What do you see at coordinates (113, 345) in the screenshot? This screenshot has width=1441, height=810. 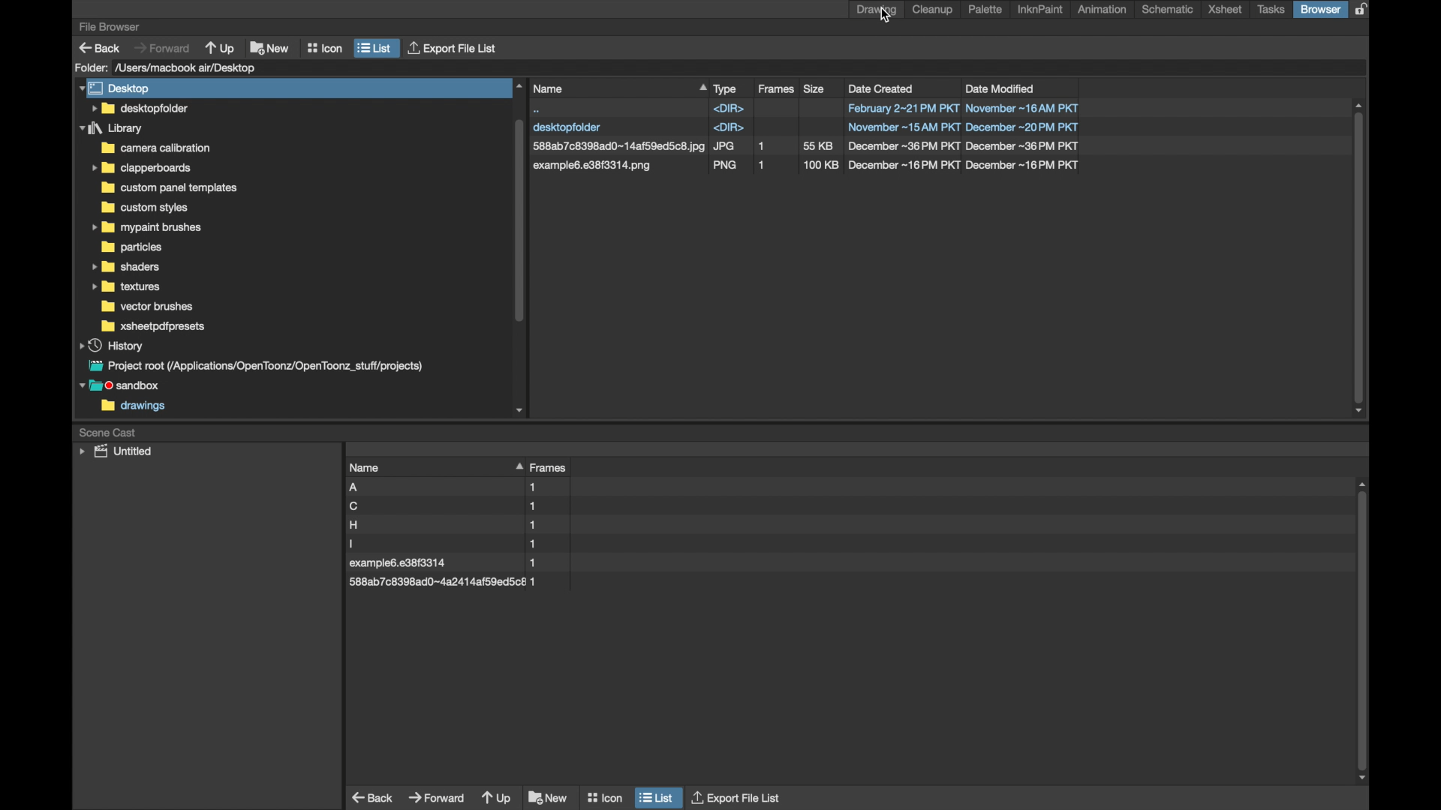 I see `history` at bounding box center [113, 345].